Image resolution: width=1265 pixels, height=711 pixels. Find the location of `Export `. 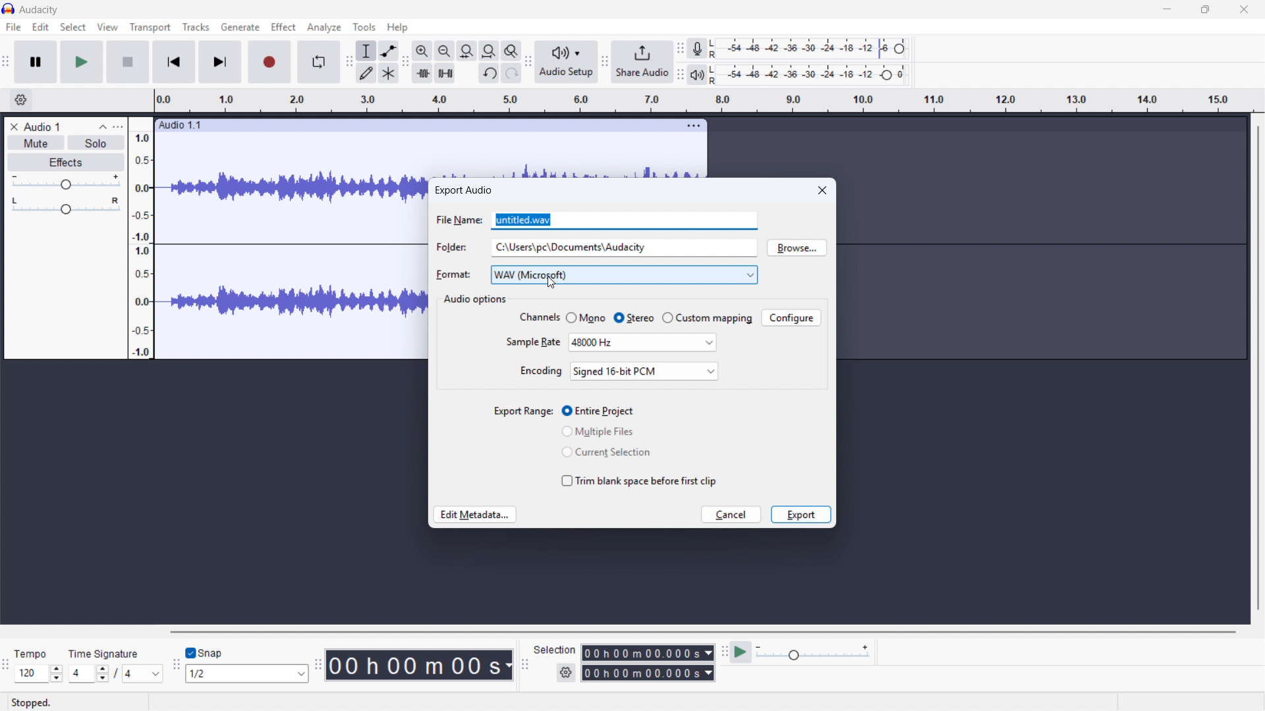

Export  is located at coordinates (801, 514).